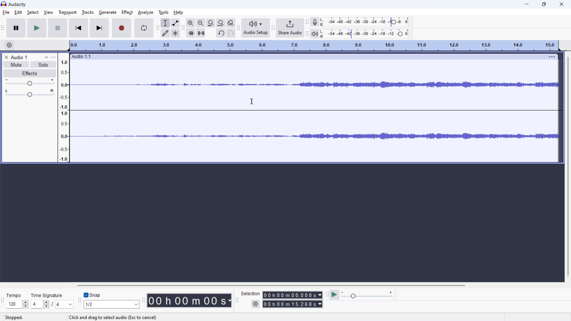  What do you see at coordinates (157, 28) in the screenshot?
I see `tools toolbar` at bounding box center [157, 28].